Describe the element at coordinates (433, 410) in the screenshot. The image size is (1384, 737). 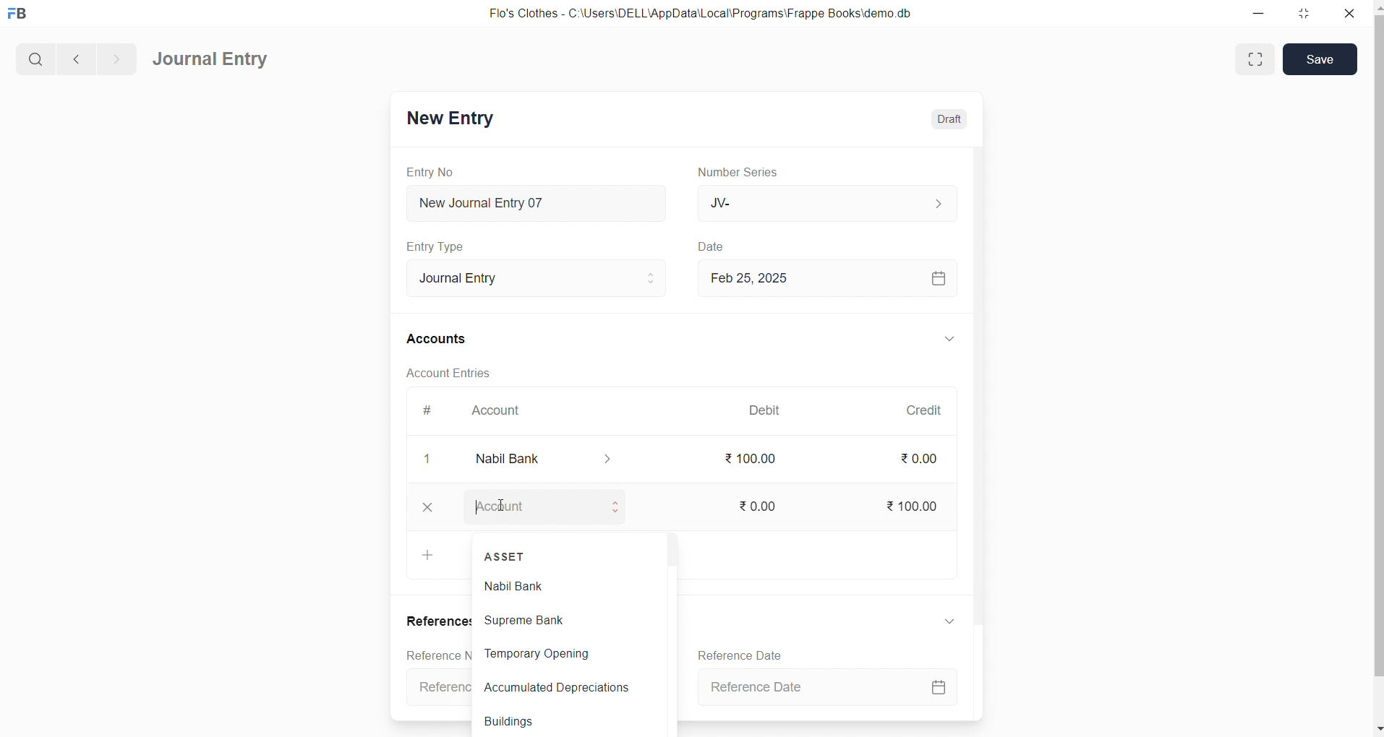
I see `#` at that location.